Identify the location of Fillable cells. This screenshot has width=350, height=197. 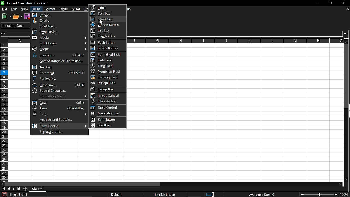
(19, 112).